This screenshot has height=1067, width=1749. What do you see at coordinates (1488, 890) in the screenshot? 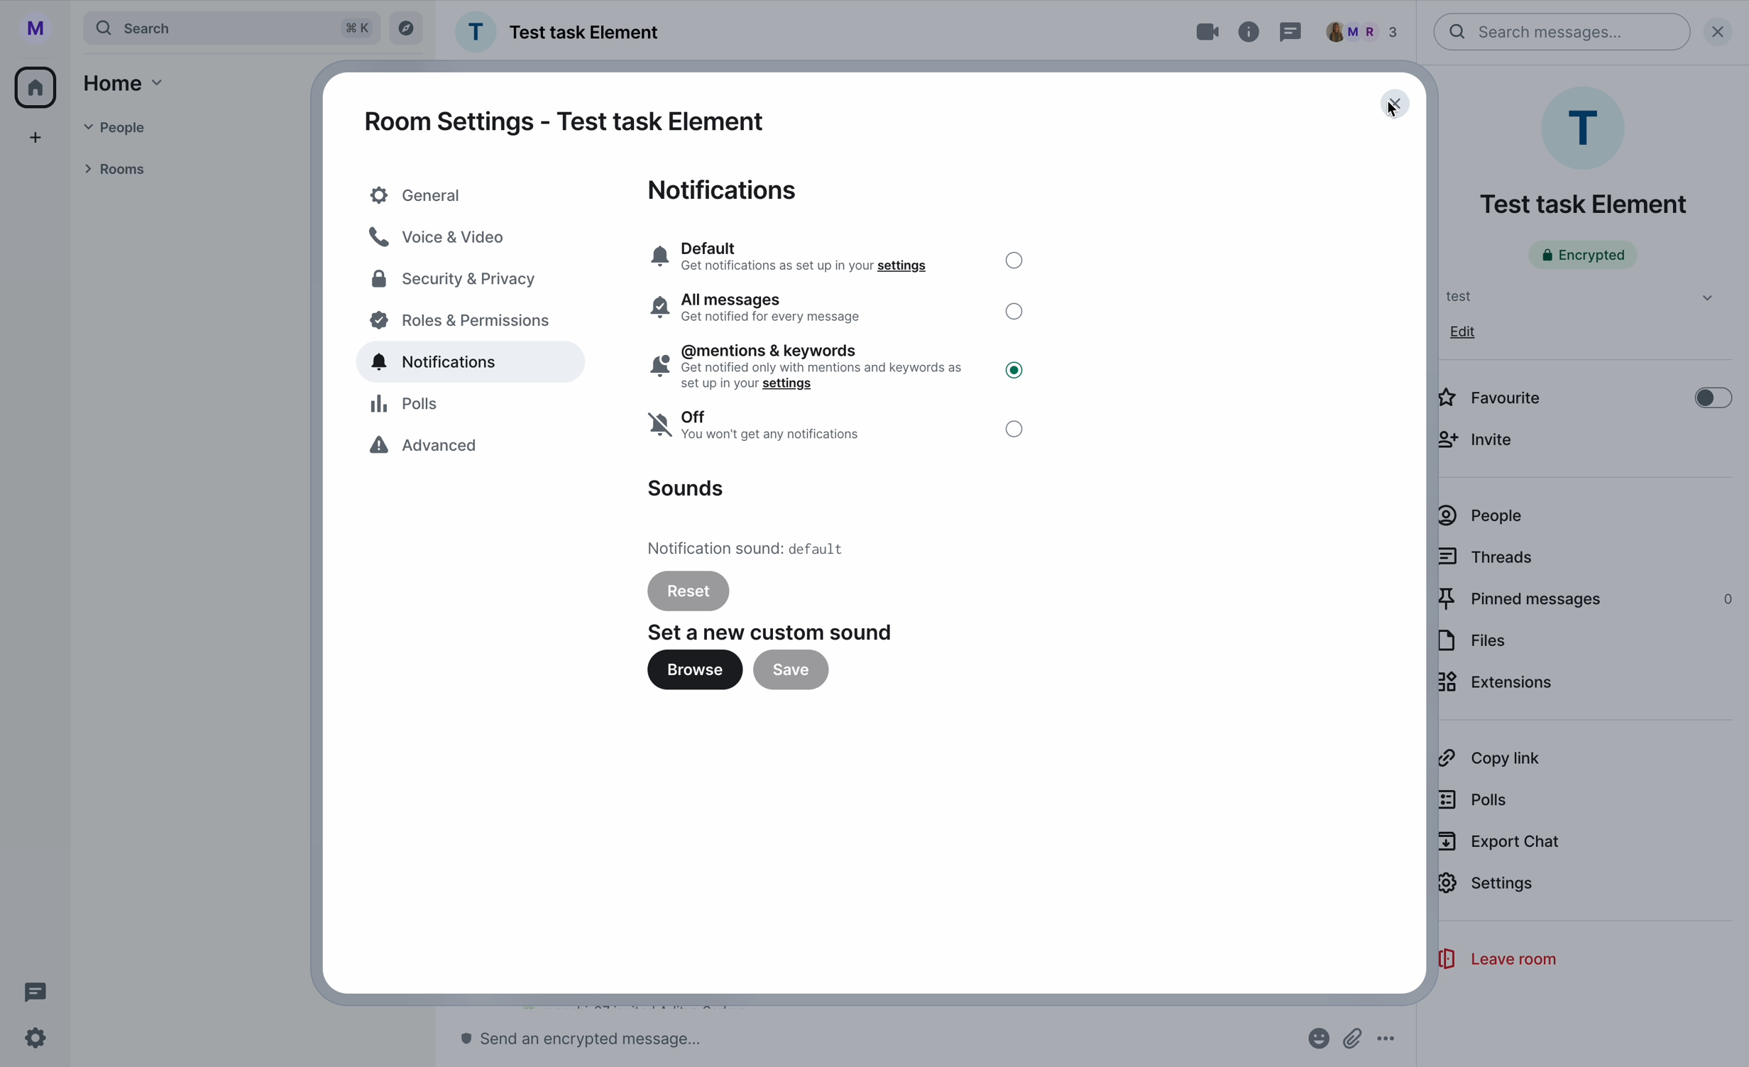
I see `click on settings` at bounding box center [1488, 890].